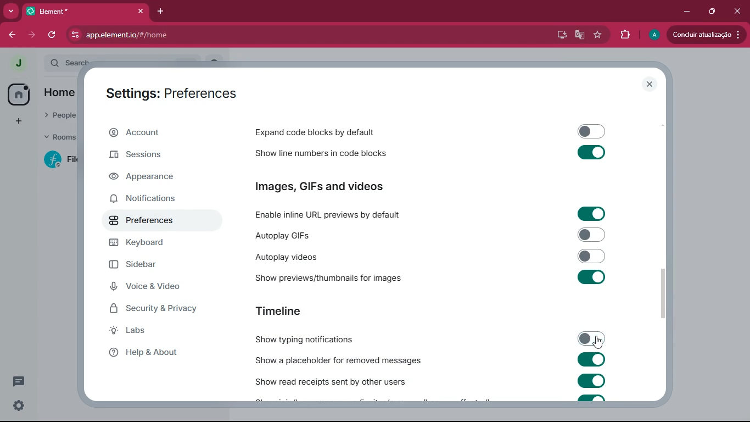 The height and width of the screenshot is (422, 750). What do you see at coordinates (18, 95) in the screenshot?
I see `home` at bounding box center [18, 95].